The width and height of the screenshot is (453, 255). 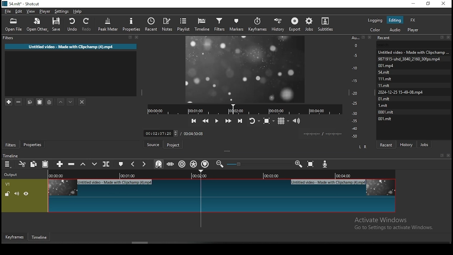 What do you see at coordinates (220, 22) in the screenshot?
I see `filters` at bounding box center [220, 22].